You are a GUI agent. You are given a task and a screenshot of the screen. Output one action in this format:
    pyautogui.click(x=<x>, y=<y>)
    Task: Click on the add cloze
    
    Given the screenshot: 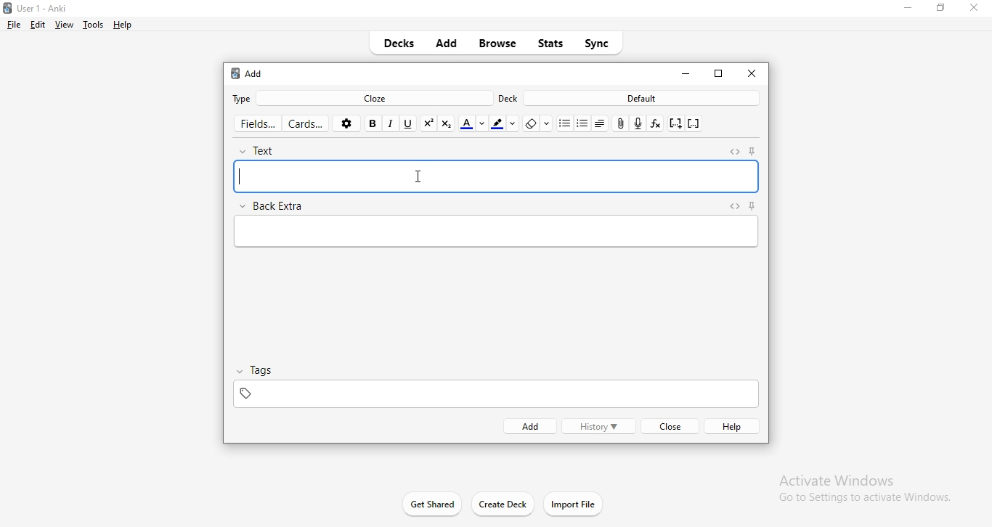 What is the action you would take?
    pyautogui.click(x=674, y=125)
    